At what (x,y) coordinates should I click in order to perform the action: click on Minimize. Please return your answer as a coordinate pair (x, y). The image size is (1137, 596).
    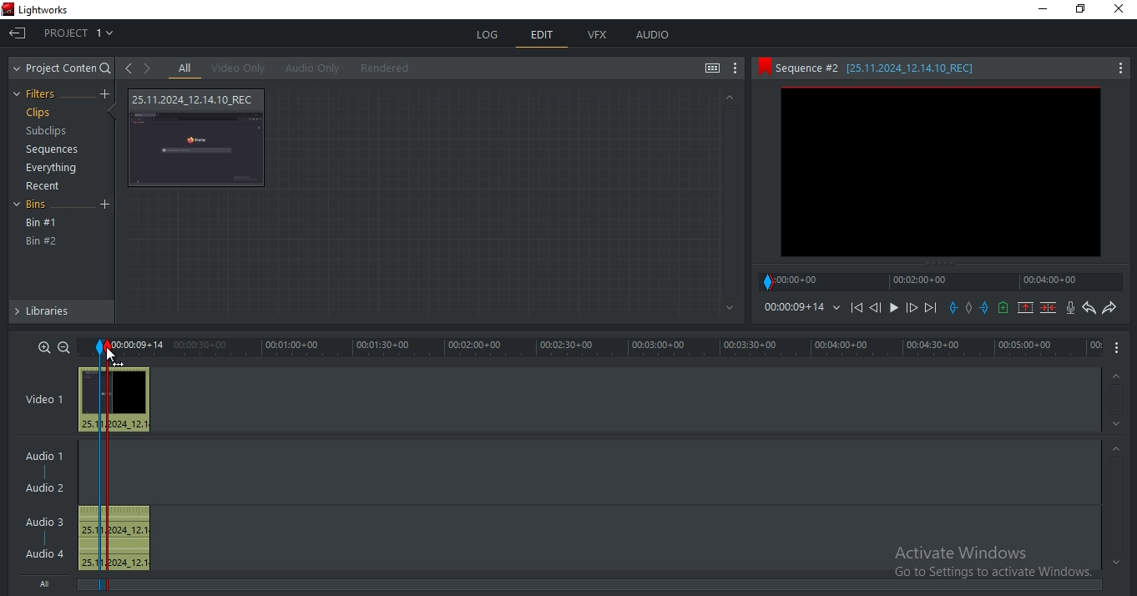
    Looking at the image, I should click on (1040, 10).